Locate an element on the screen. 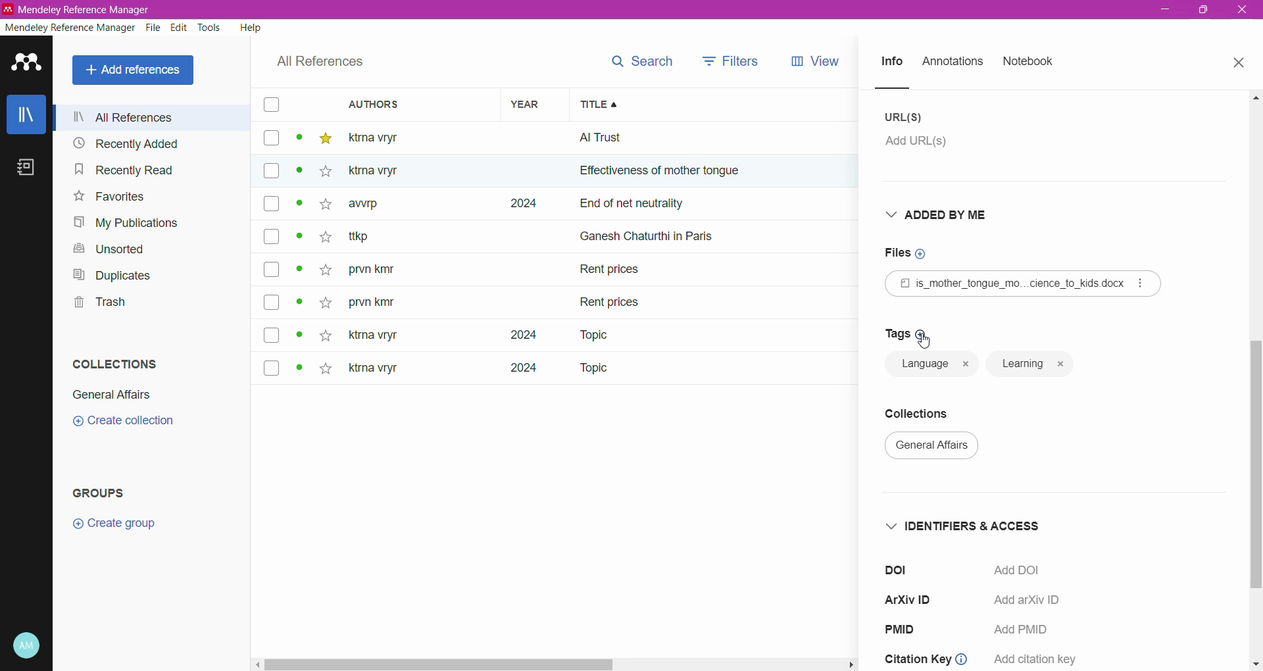  Click to add Tags is located at coordinates (903, 334).